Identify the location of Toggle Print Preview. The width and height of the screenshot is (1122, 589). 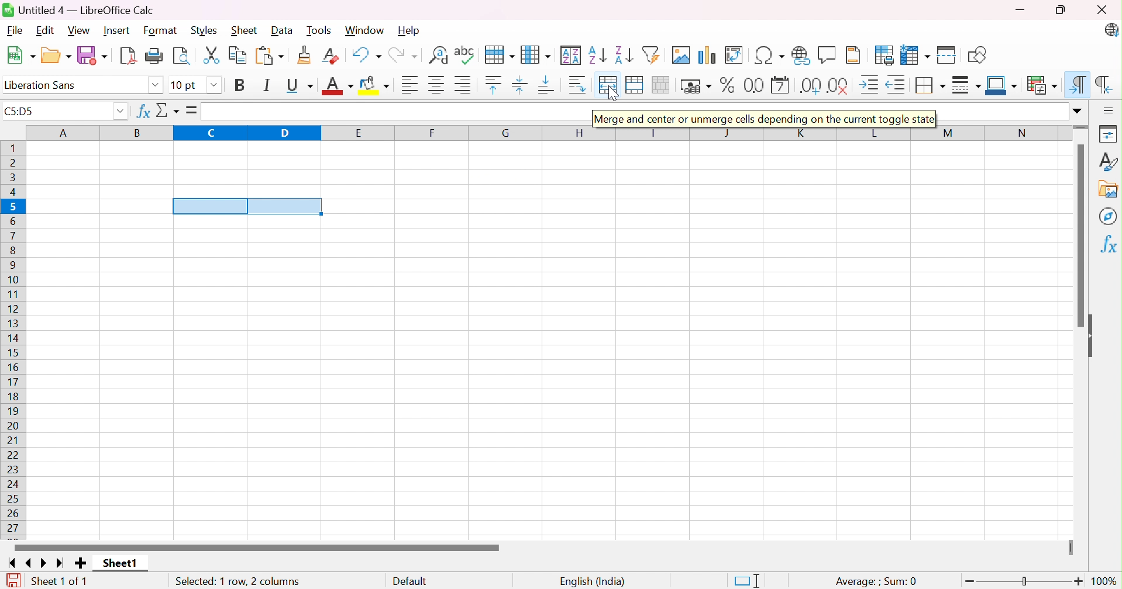
(183, 55).